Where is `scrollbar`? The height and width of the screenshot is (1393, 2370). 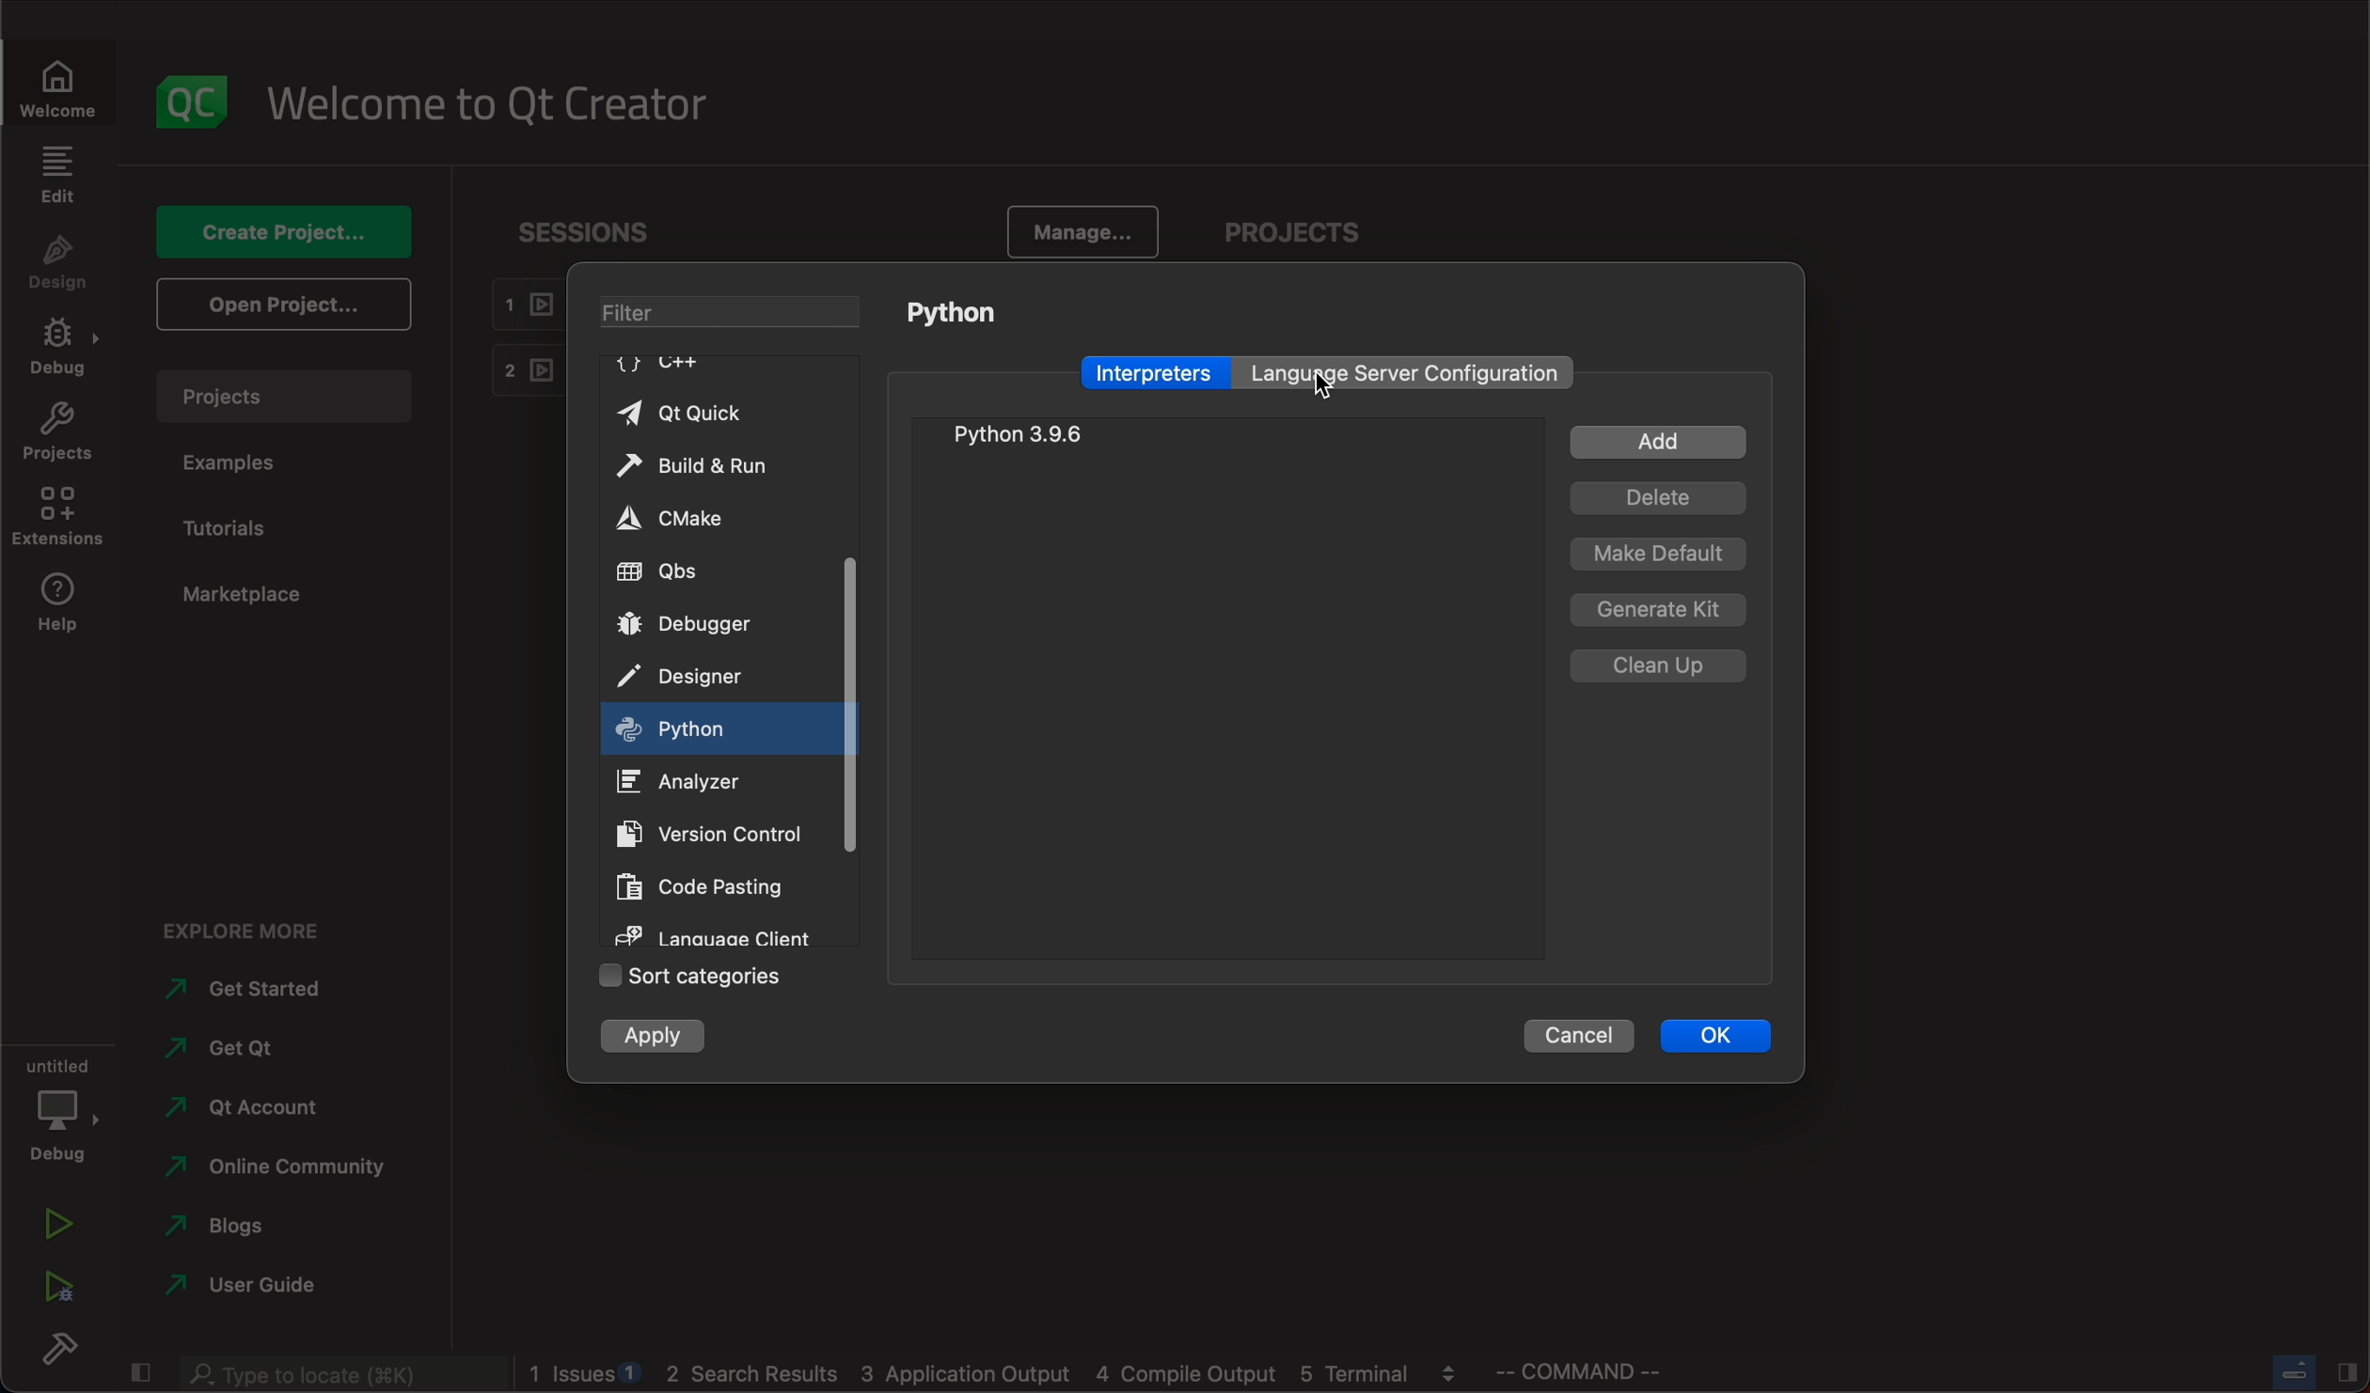
scrollbar is located at coordinates (848, 653).